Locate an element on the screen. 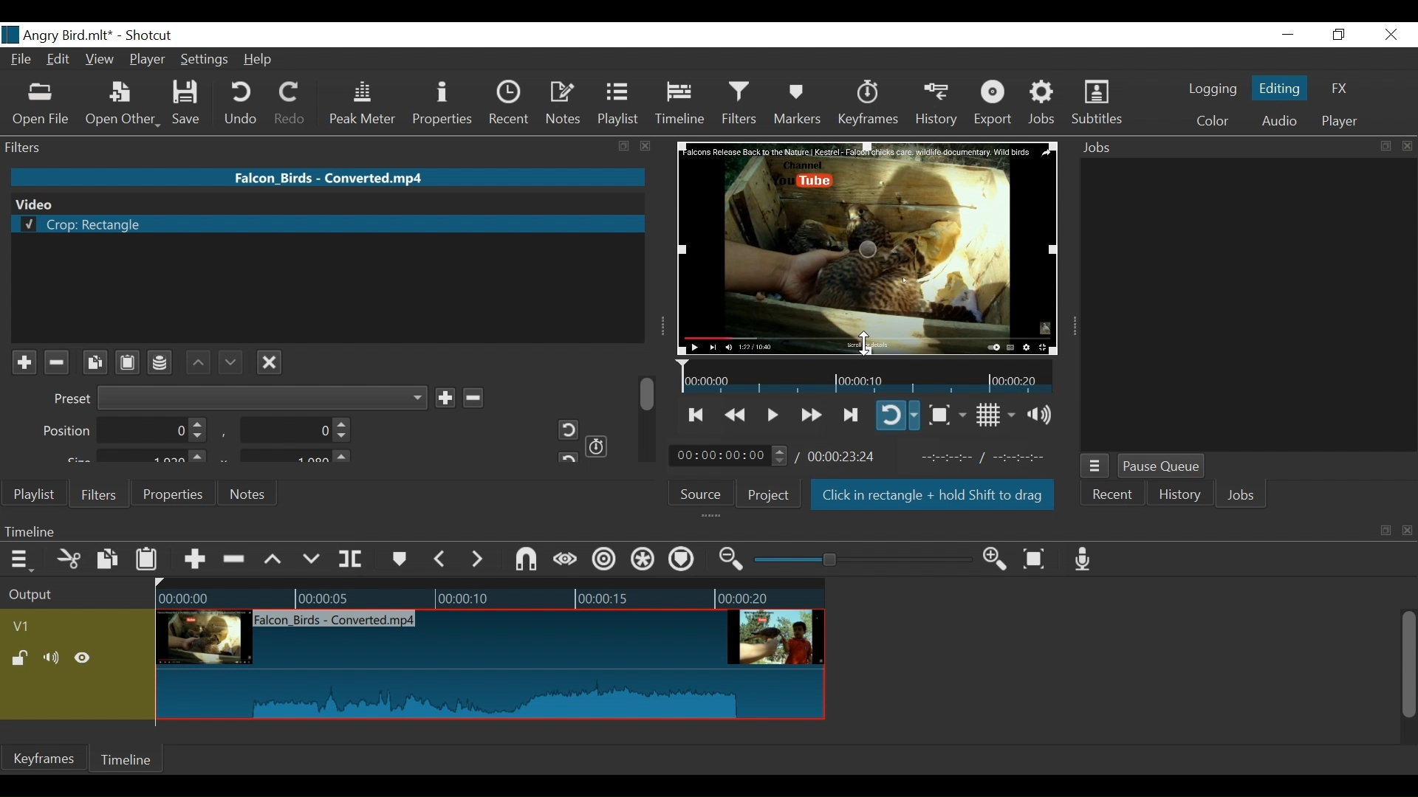 The height and width of the screenshot is (797, 1418). Zoom slider is located at coordinates (866, 559).